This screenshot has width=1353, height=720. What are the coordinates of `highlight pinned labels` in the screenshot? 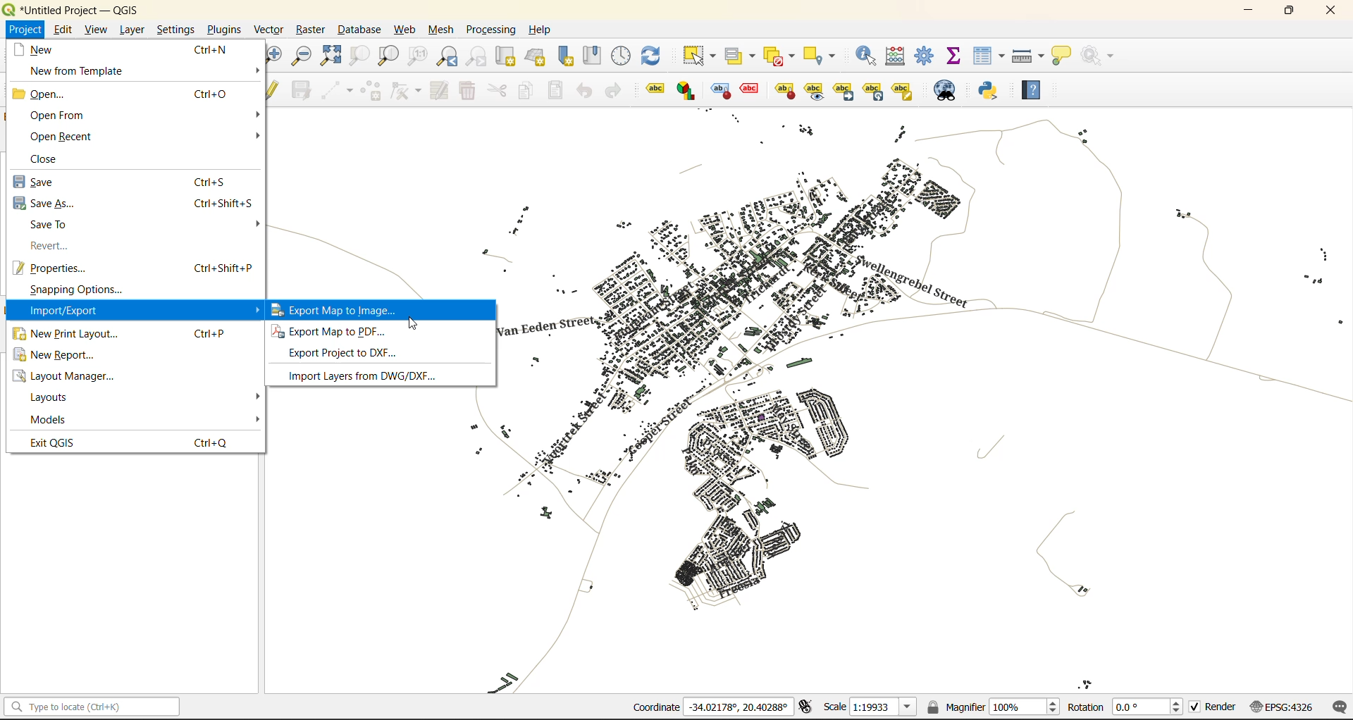 It's located at (654, 90).